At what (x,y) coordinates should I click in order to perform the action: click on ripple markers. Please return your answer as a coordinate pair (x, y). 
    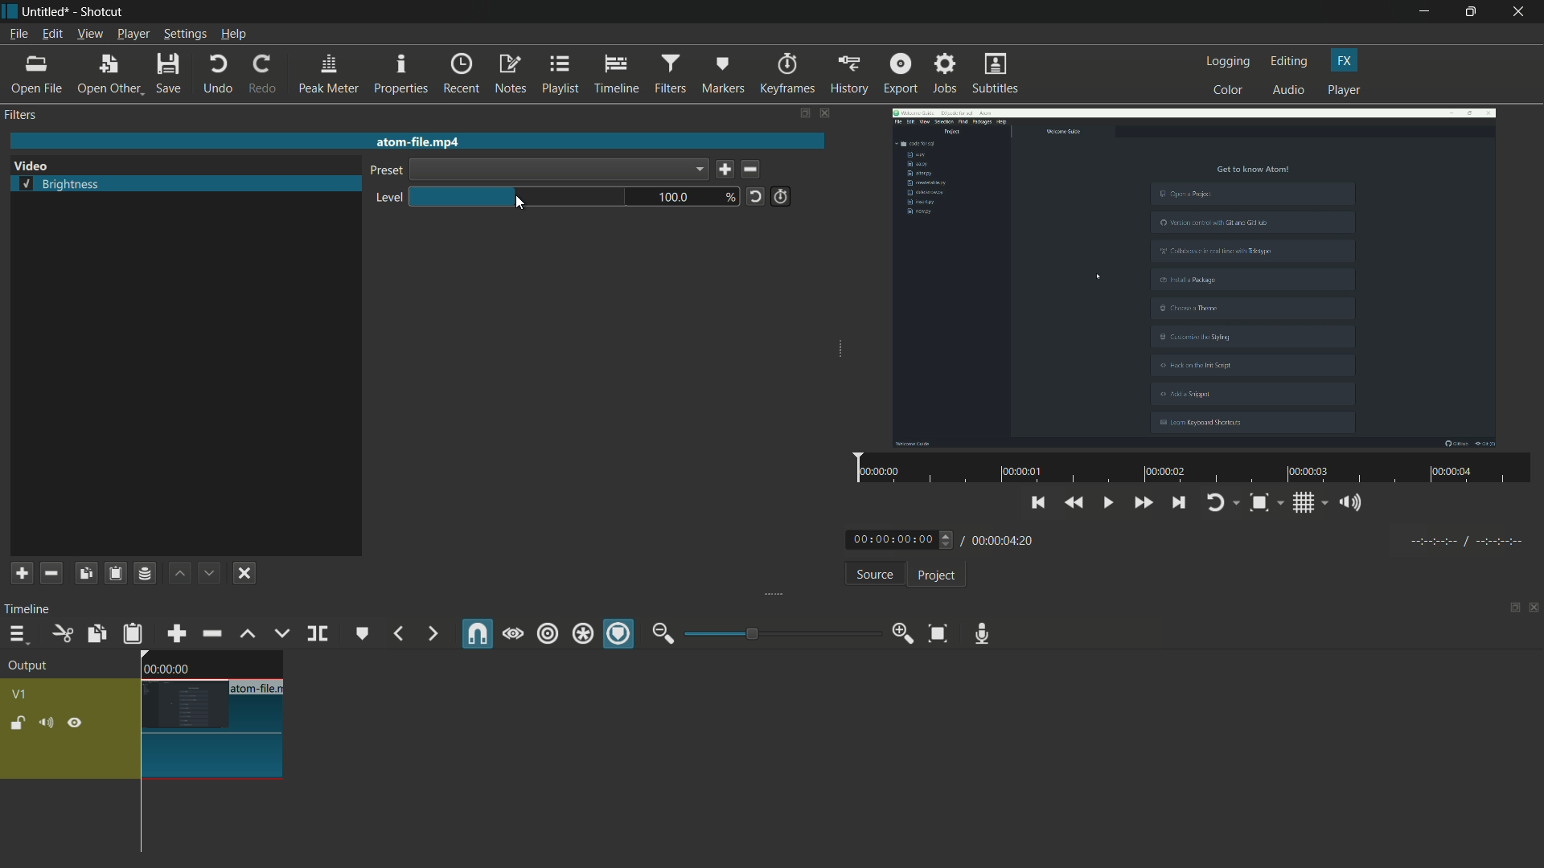
    Looking at the image, I should click on (620, 635).